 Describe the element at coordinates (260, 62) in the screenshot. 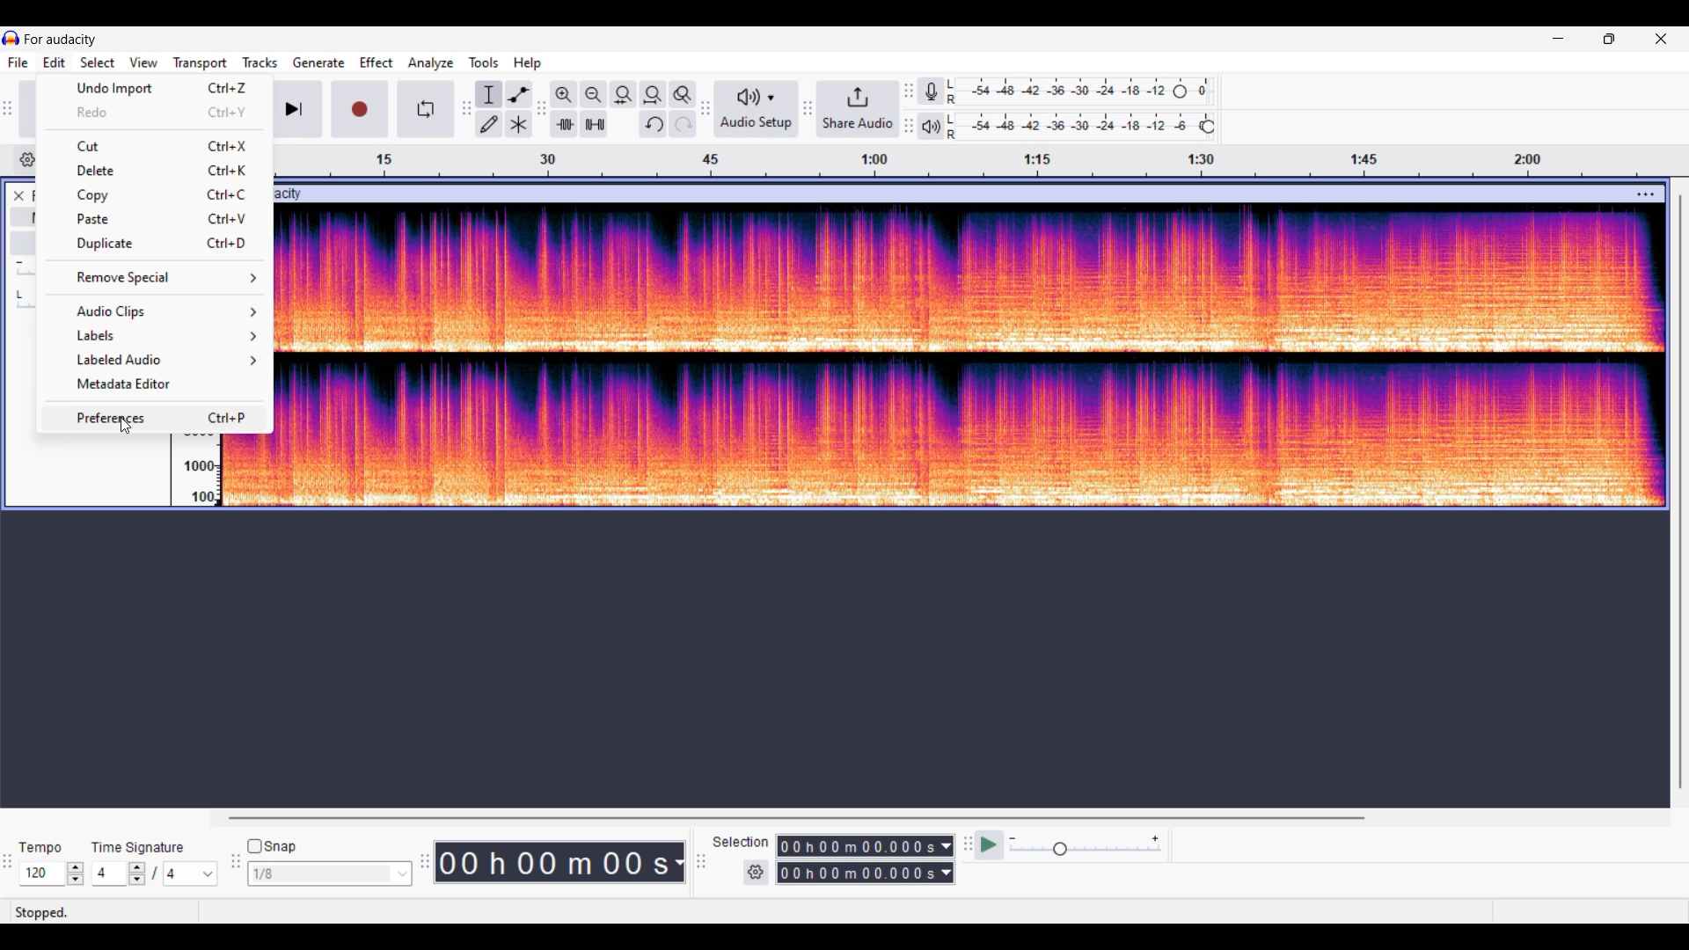

I see `Tracks menu` at that location.